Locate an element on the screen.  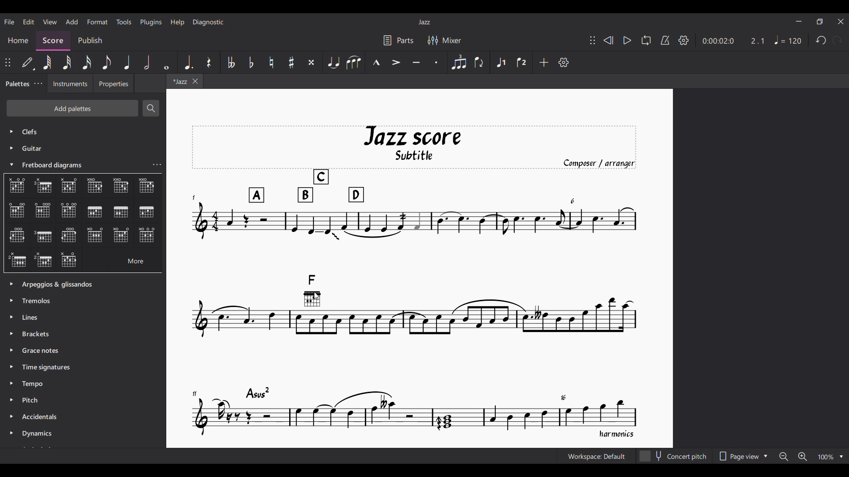
Change position is located at coordinates (8, 62).